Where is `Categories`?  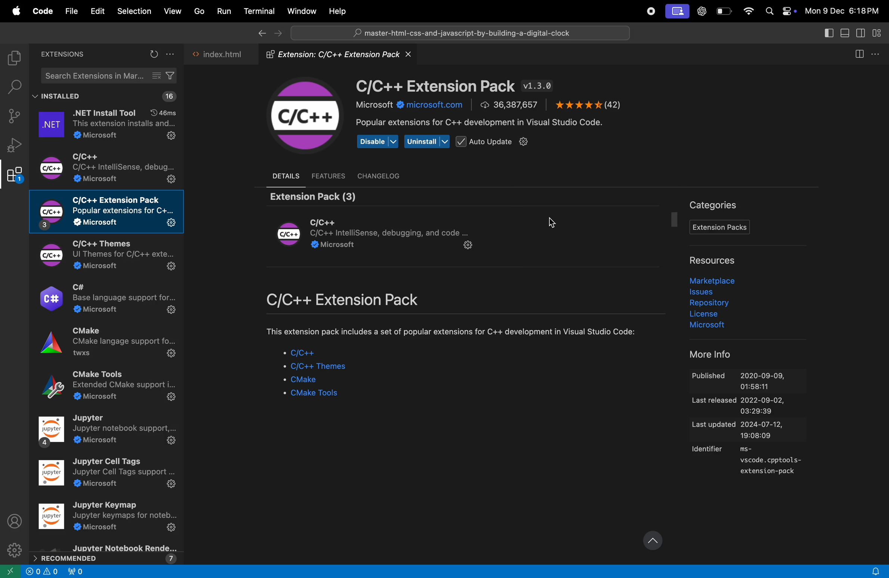 Categories is located at coordinates (717, 205).